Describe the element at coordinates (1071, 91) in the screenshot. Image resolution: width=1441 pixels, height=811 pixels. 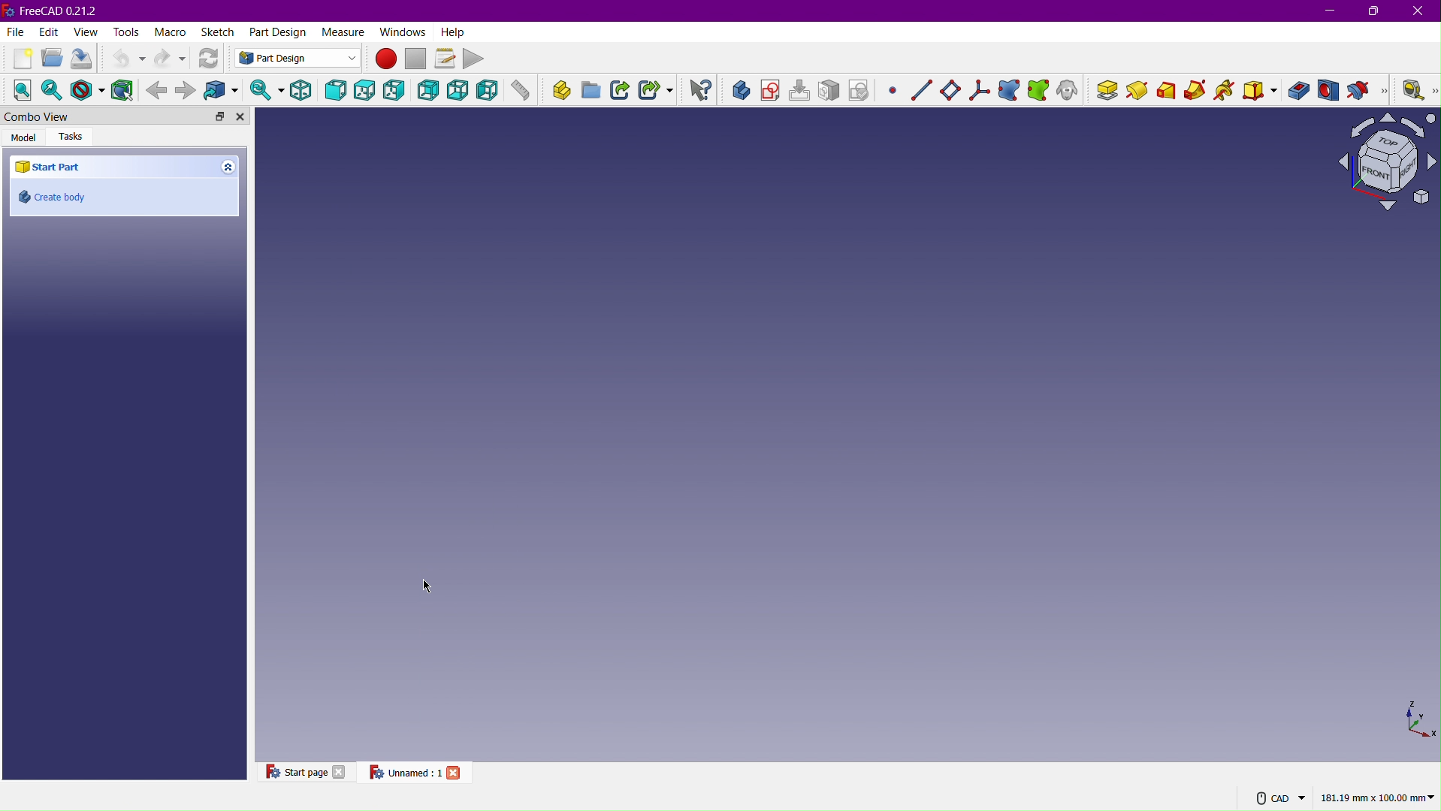
I see `Create a clone` at that location.